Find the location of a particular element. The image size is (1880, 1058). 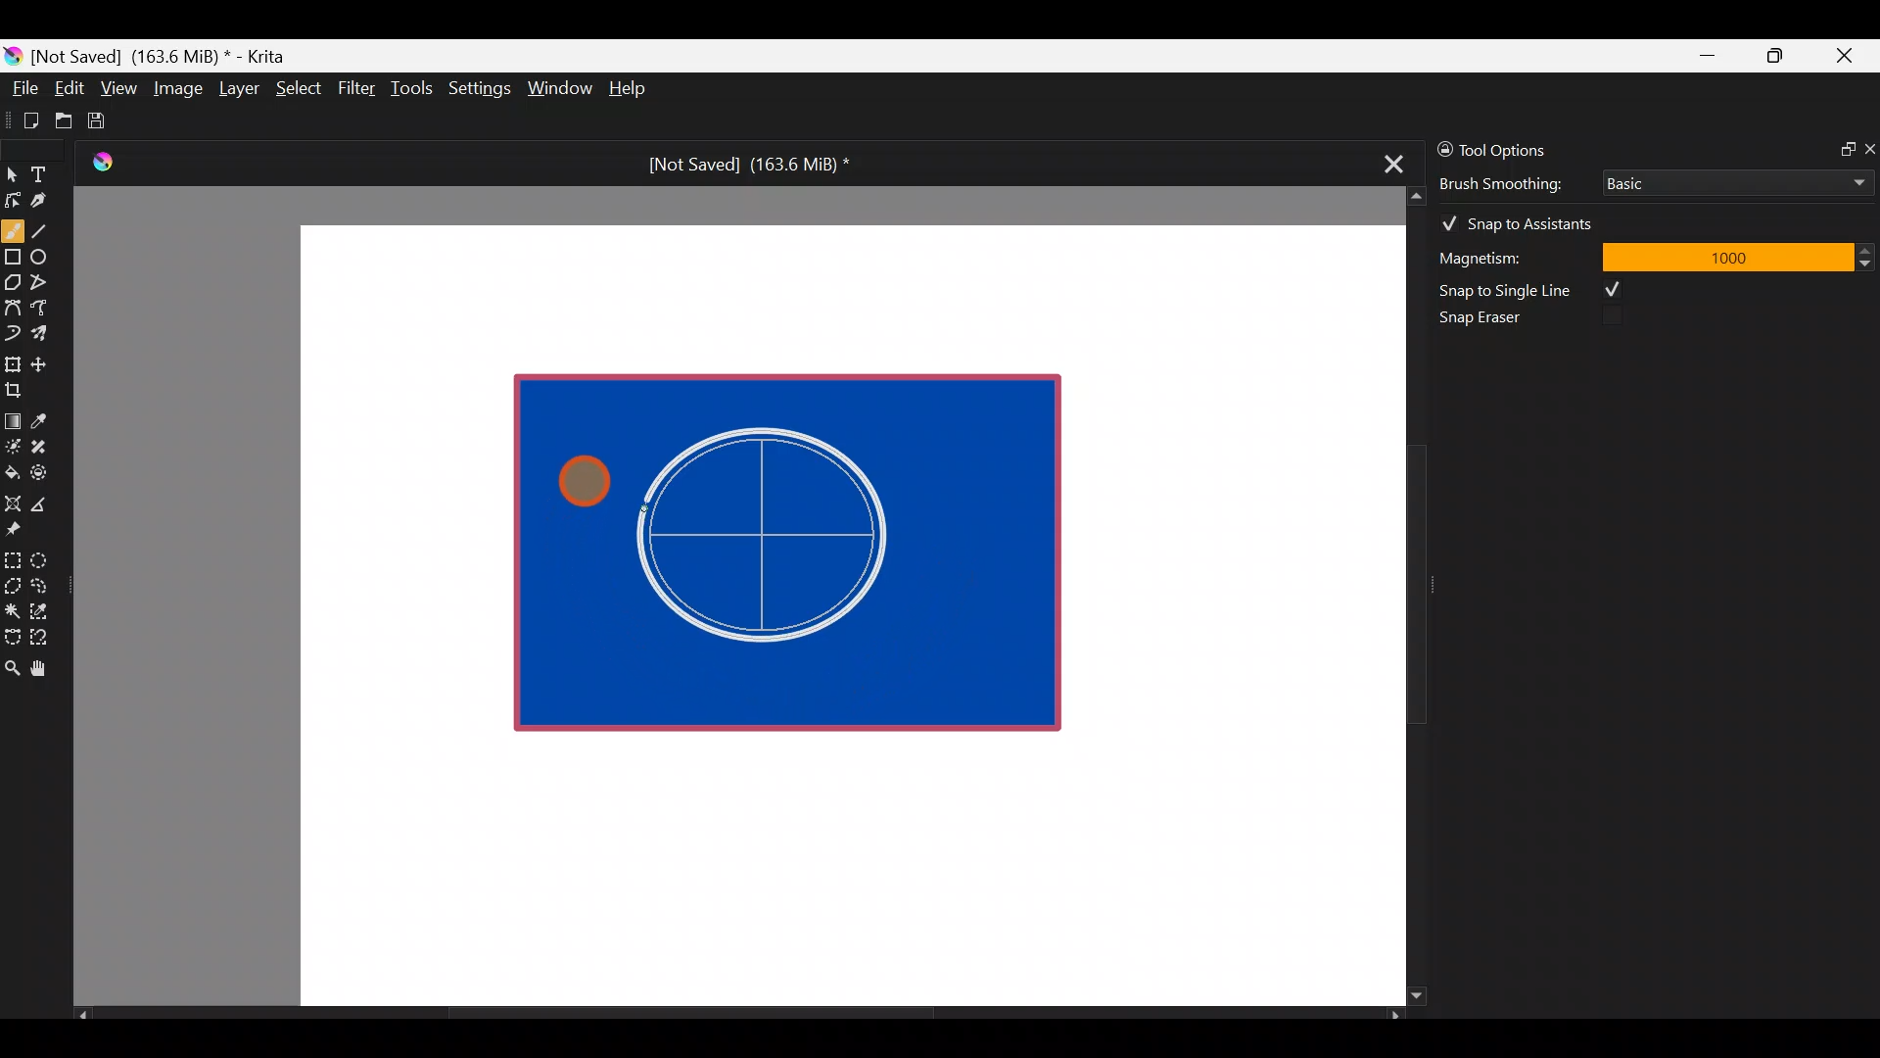

Snap eraser is located at coordinates (1493, 321).